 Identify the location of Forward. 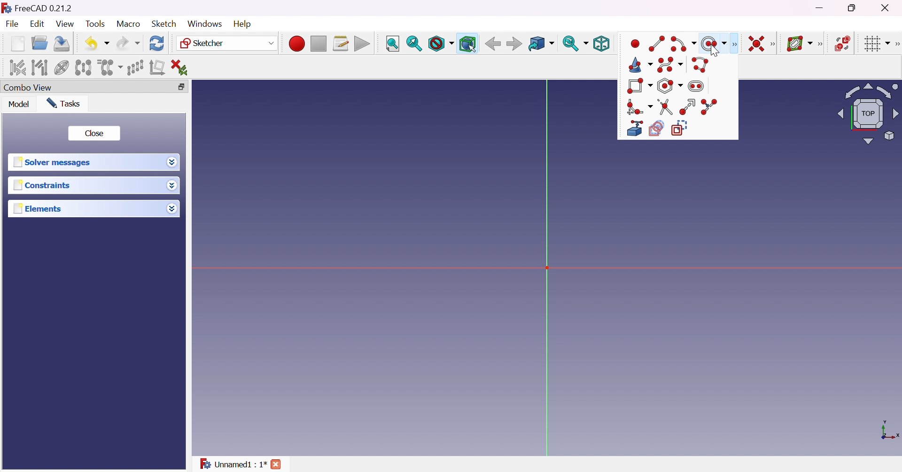
(514, 45).